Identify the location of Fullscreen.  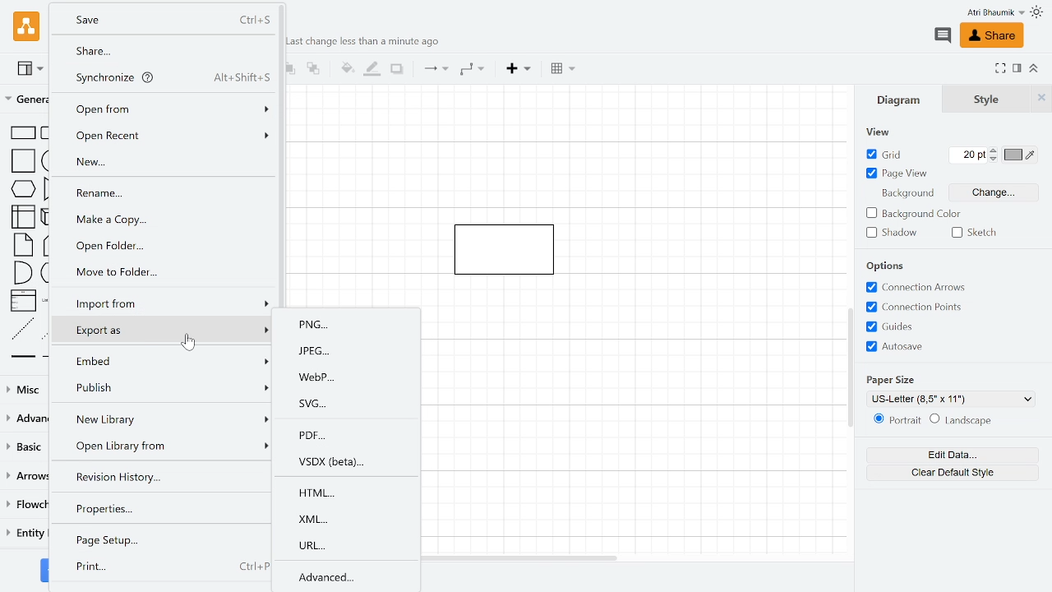
(999, 68).